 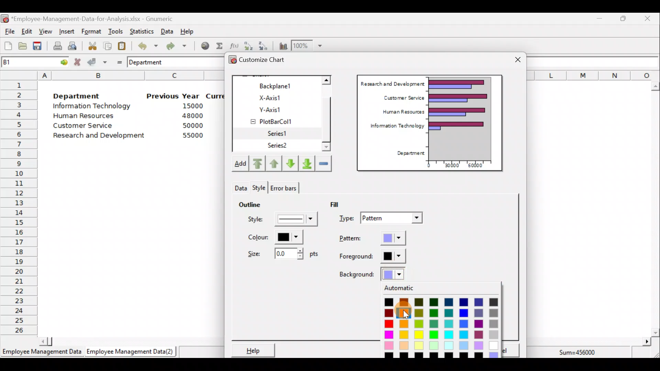 What do you see at coordinates (518, 60) in the screenshot?
I see `Close` at bounding box center [518, 60].